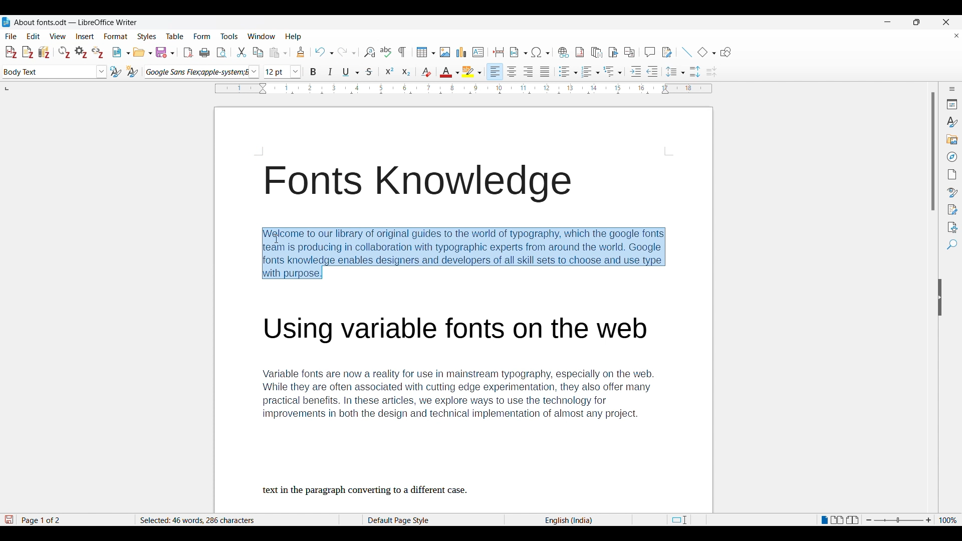 Image resolution: width=962 pixels, height=541 pixels. I want to click on Undo, so click(324, 52).